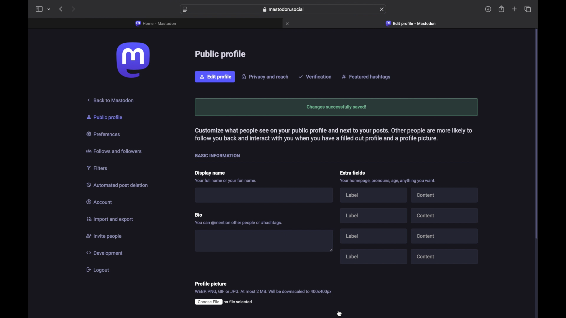  I want to click on Back to Mastodon, so click(111, 101).